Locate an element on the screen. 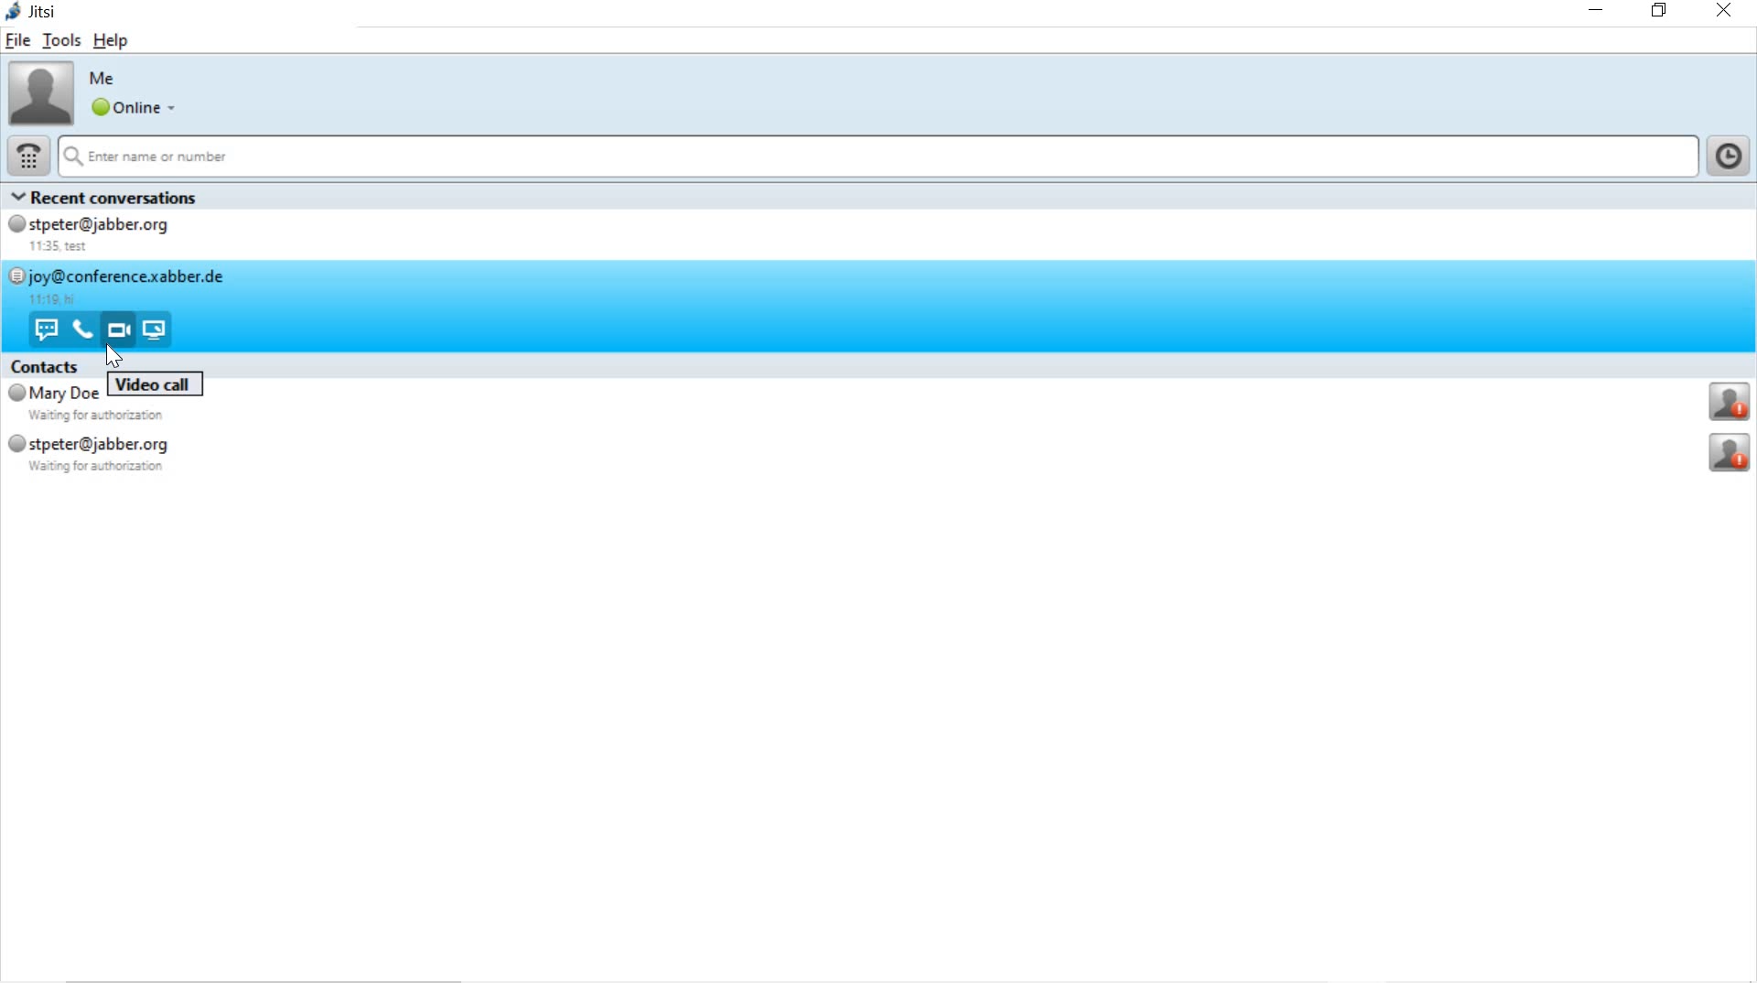 The height and width of the screenshot is (983, 1757). Recent conversations is located at coordinates (130, 197).